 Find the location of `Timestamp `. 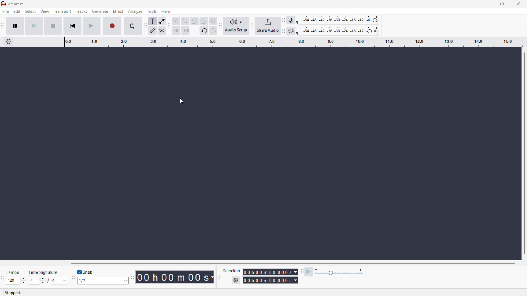

Timestamp  is located at coordinates (175, 277).